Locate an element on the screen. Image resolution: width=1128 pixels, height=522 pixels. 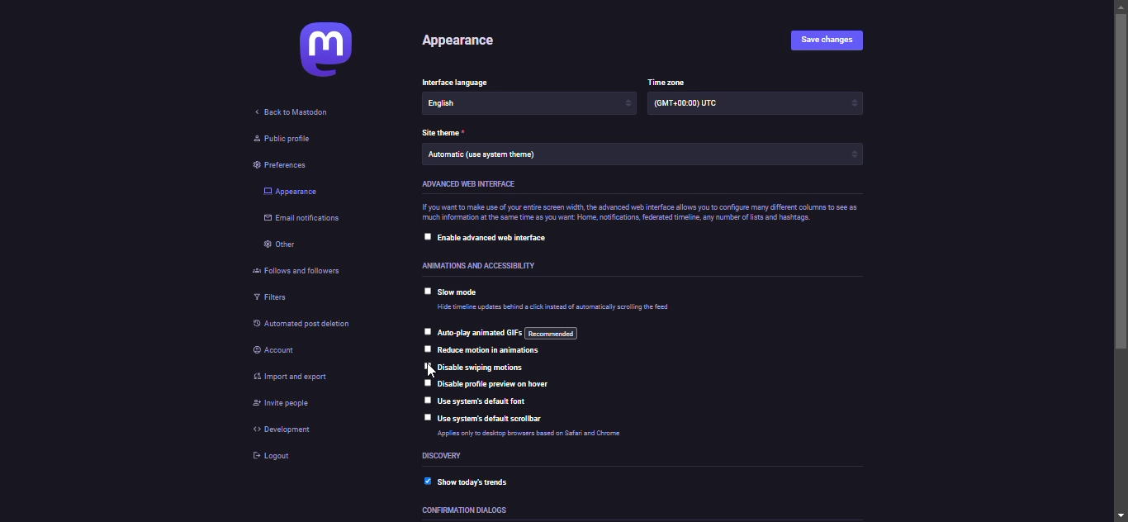
reduce motion in animations is located at coordinates (490, 353).